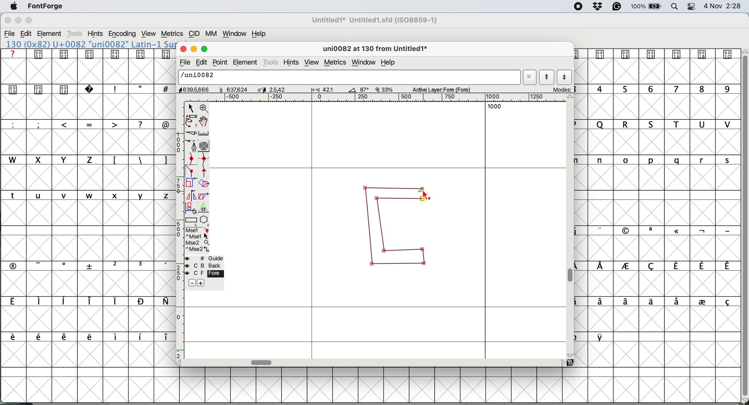 The image size is (749, 405). Describe the element at coordinates (365, 62) in the screenshot. I see `window` at that location.